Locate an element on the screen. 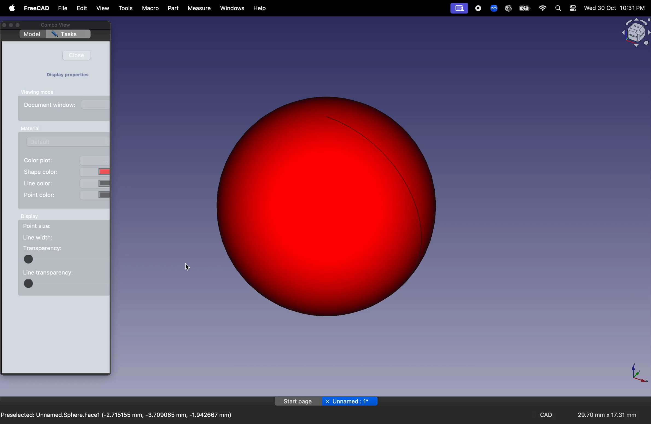 The height and width of the screenshot is (424, 651). tools is located at coordinates (126, 9).